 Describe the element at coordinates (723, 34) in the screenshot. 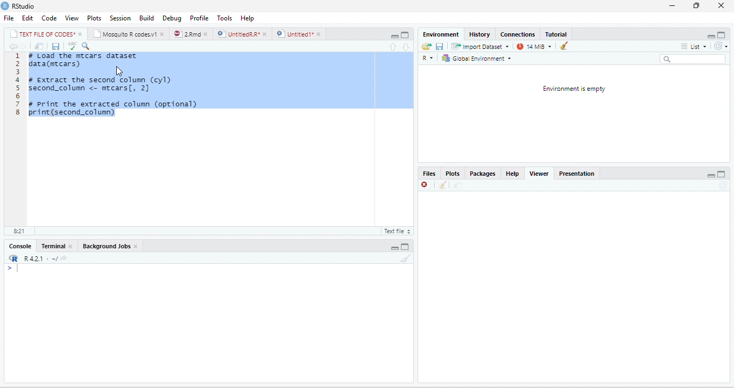

I see `maximize` at that location.